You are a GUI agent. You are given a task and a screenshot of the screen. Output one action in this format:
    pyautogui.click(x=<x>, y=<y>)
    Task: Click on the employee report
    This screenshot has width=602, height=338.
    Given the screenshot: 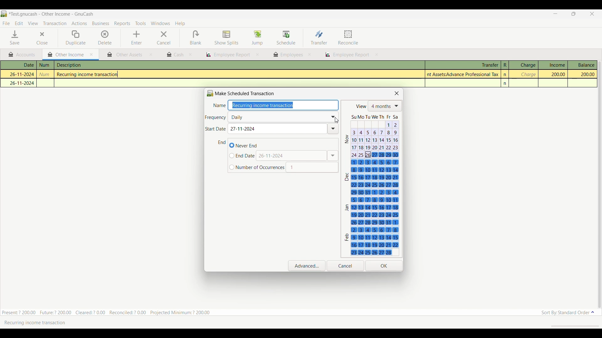 What is the action you would take?
    pyautogui.click(x=351, y=55)
    